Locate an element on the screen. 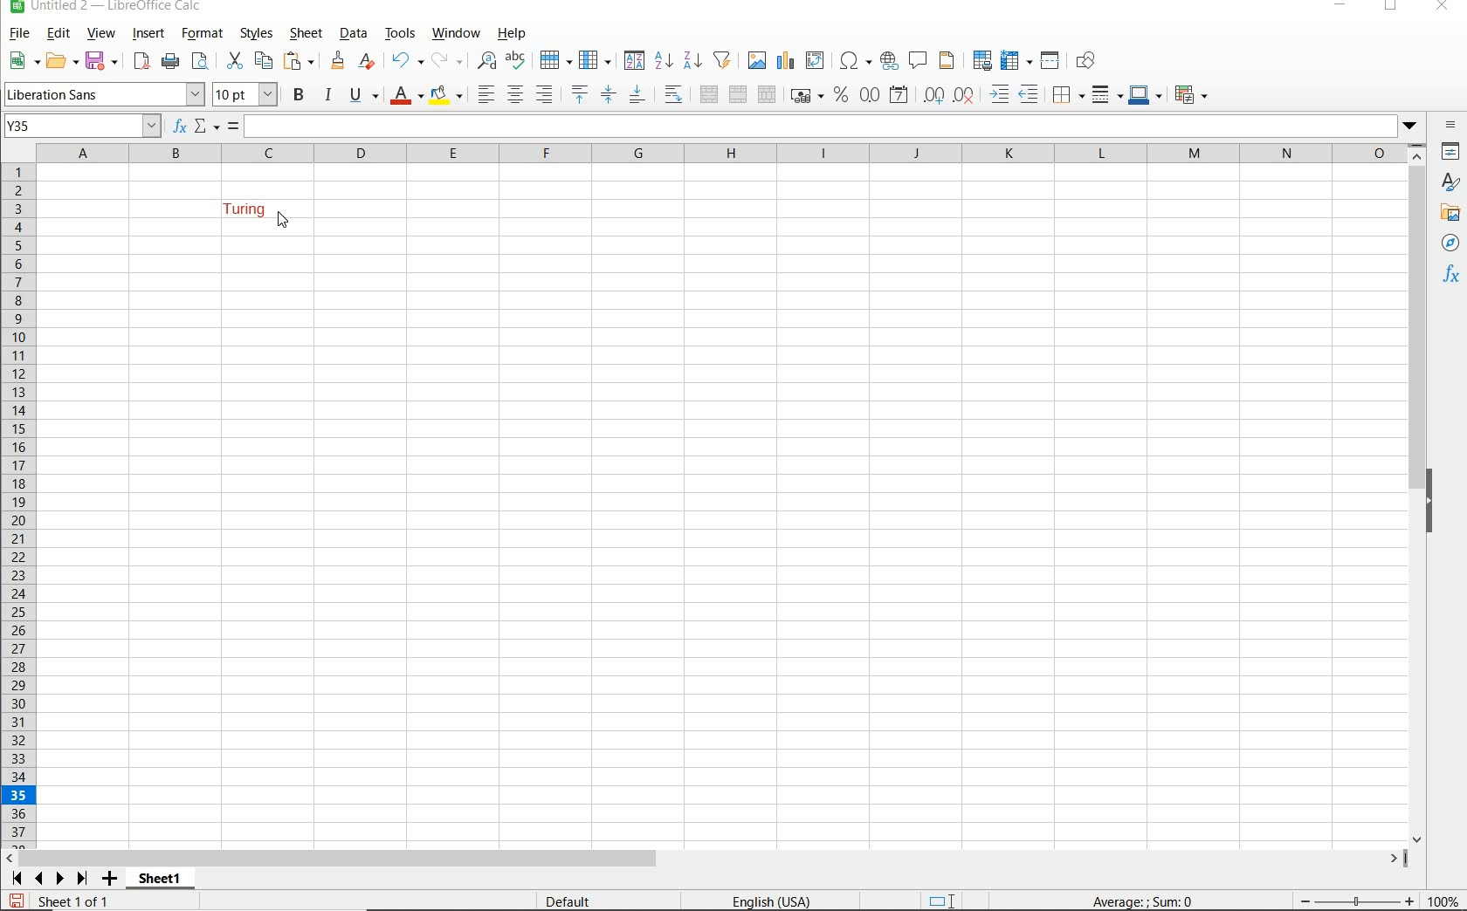 This screenshot has width=1467, height=911. OPEN is located at coordinates (60, 59).